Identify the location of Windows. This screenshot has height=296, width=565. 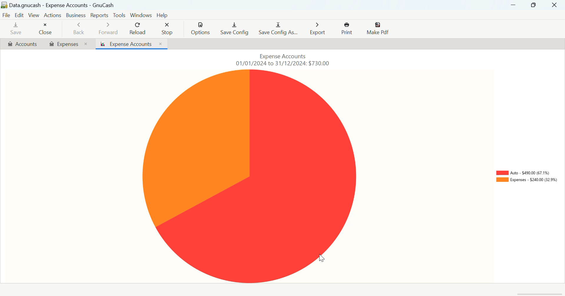
(140, 15).